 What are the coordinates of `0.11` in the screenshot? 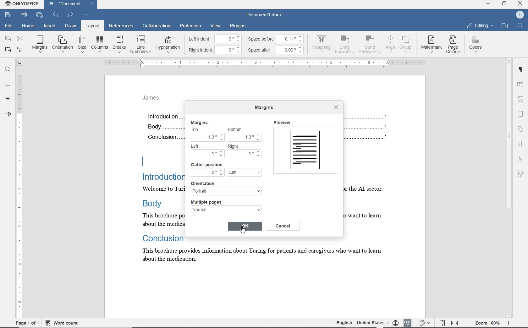 It's located at (292, 38).